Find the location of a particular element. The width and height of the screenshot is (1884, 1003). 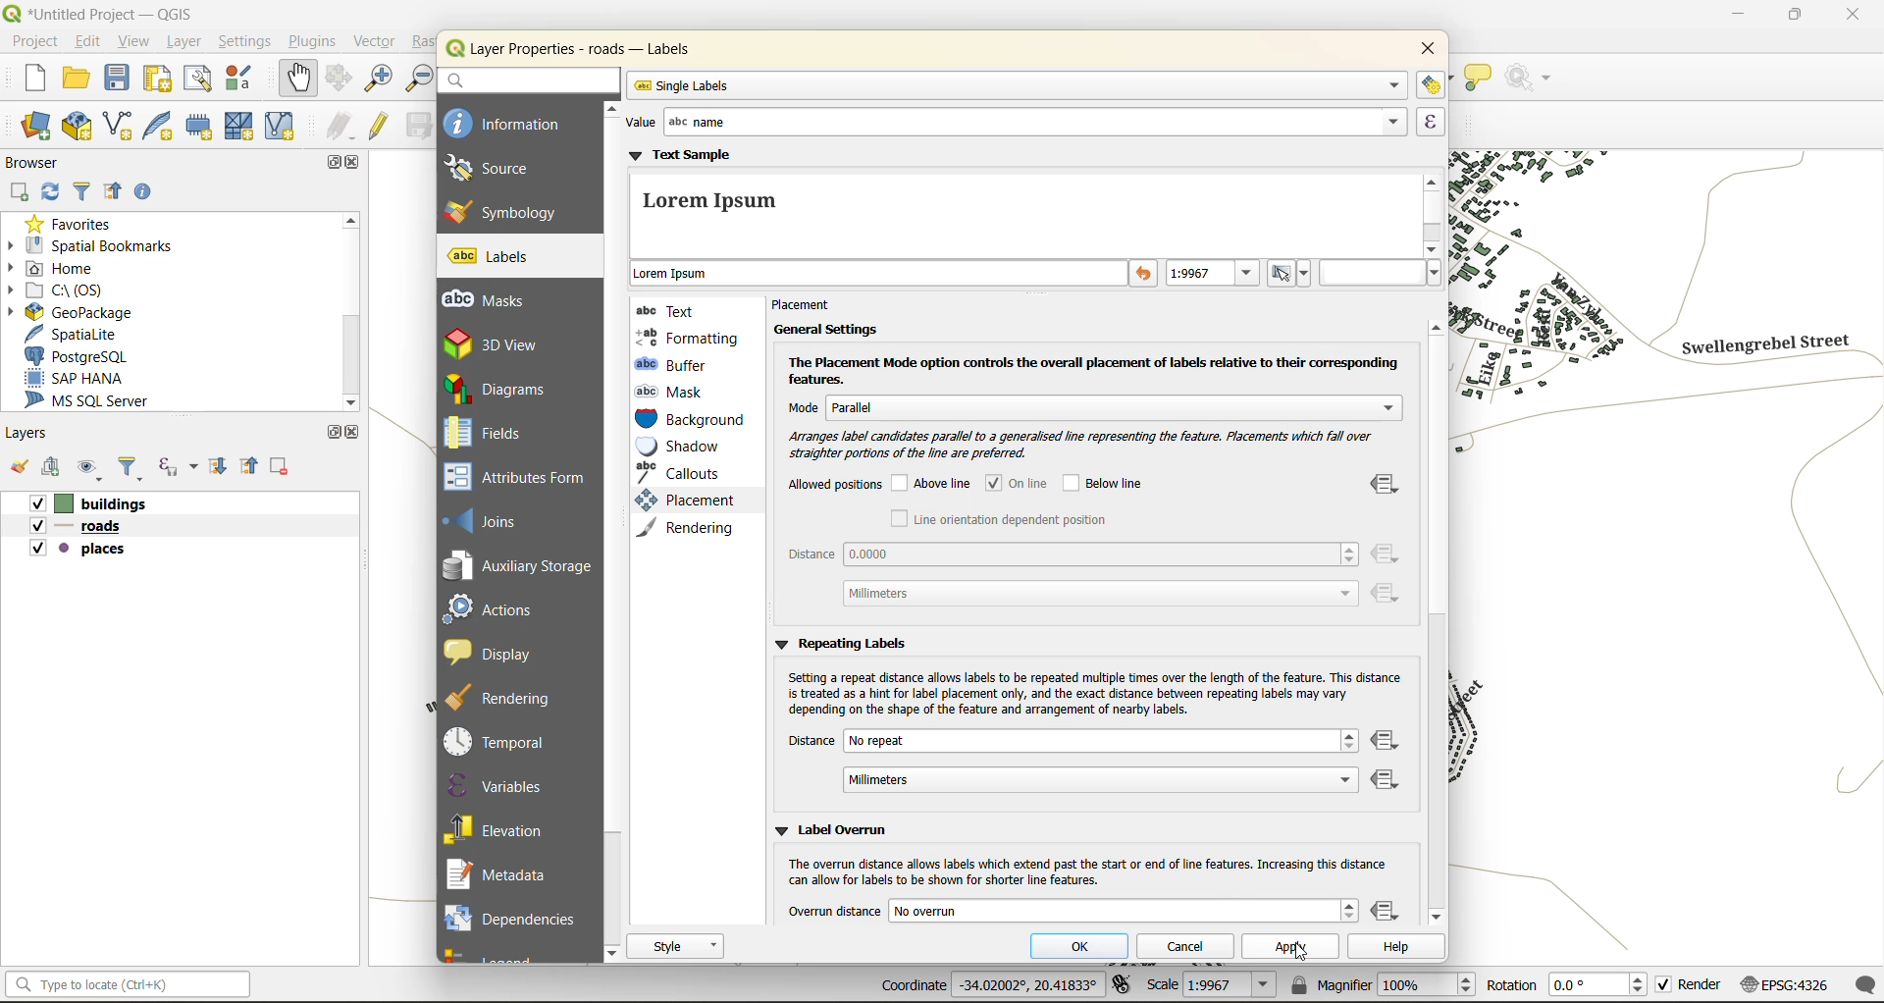

render is located at coordinates (1688, 983).